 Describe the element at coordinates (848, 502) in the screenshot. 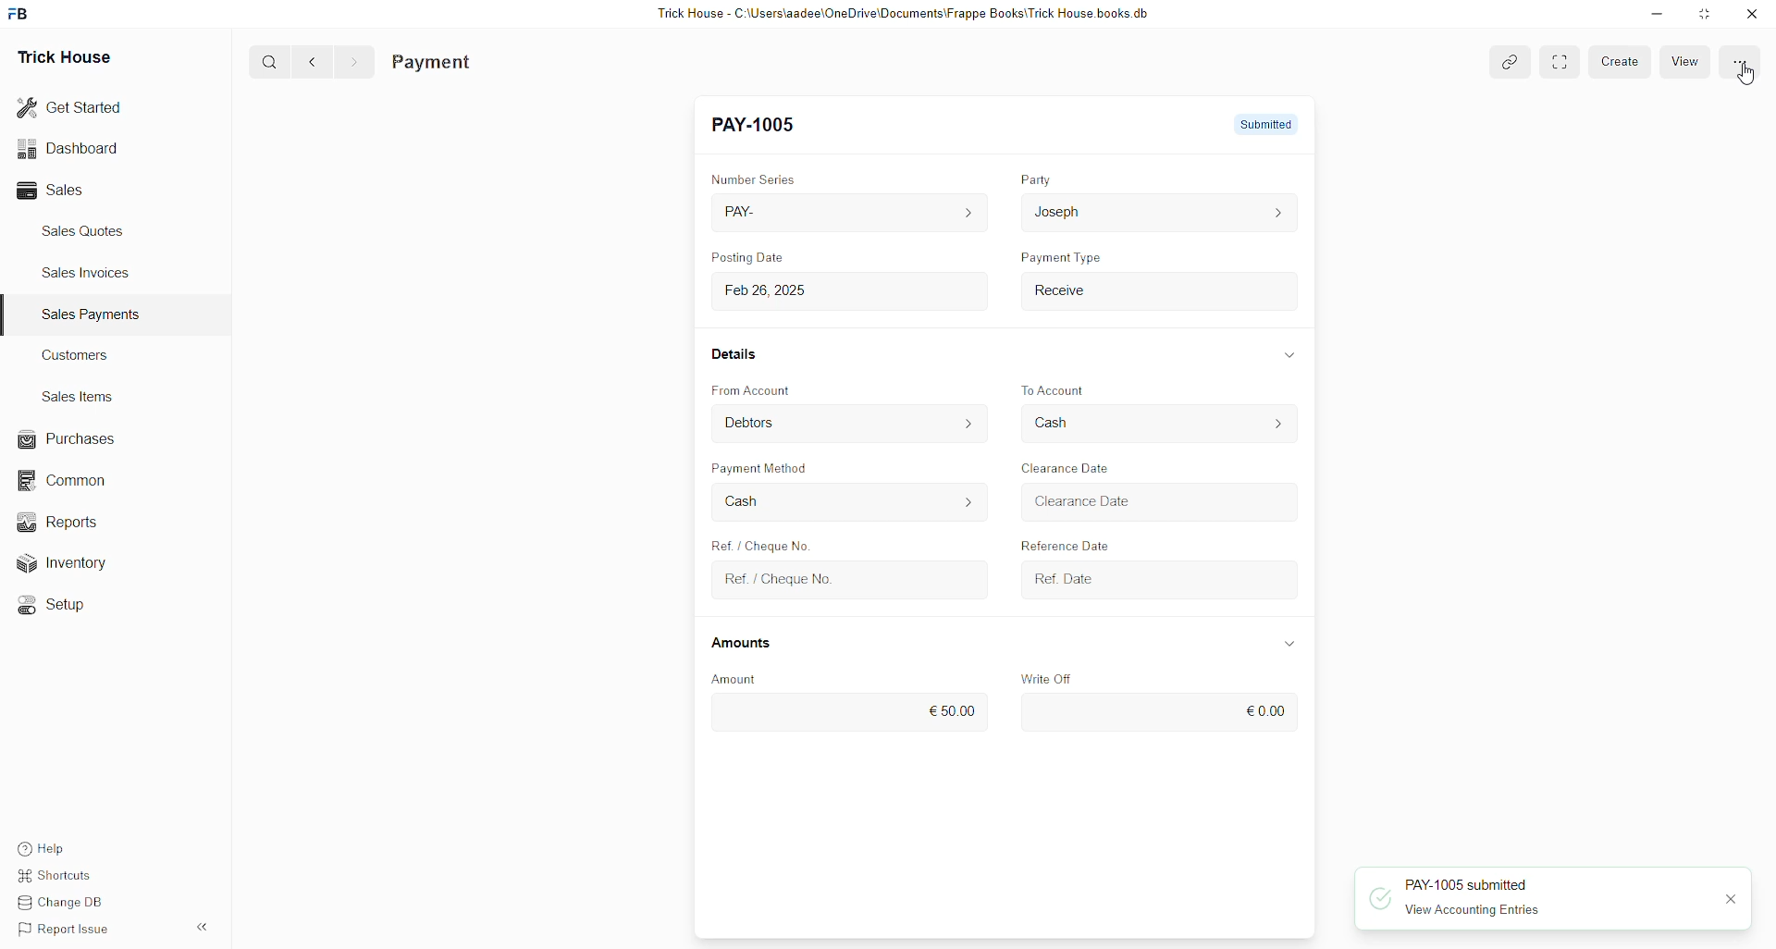

I see `Cash` at that location.